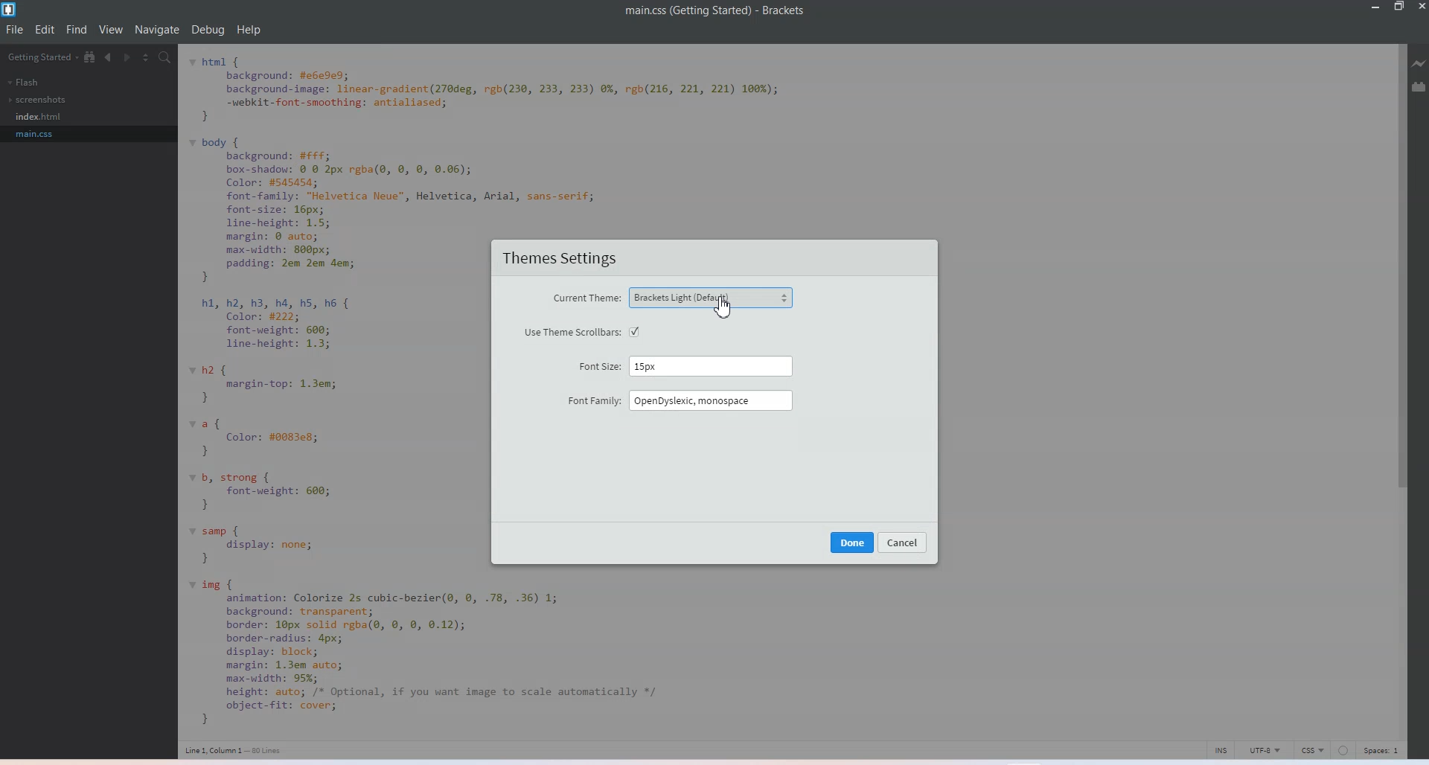 This screenshot has height=765, width=1429. What do you see at coordinates (91, 57) in the screenshot?
I see `View in Tree file` at bounding box center [91, 57].